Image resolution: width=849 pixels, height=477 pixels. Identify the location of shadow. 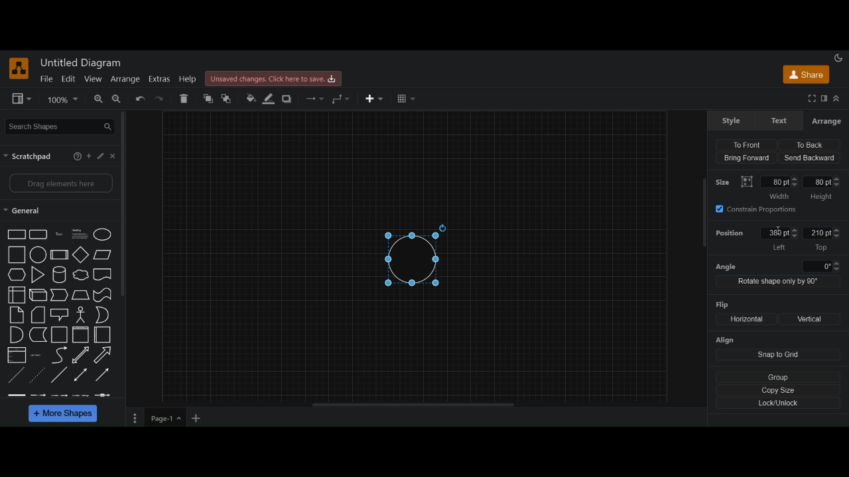
(289, 99).